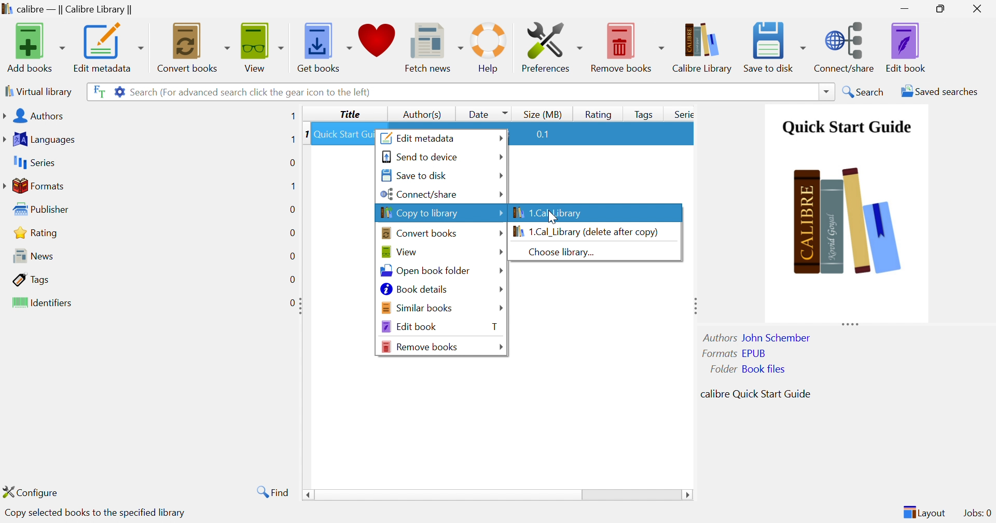 The width and height of the screenshot is (996, 523). I want to click on 0, so click(294, 278).